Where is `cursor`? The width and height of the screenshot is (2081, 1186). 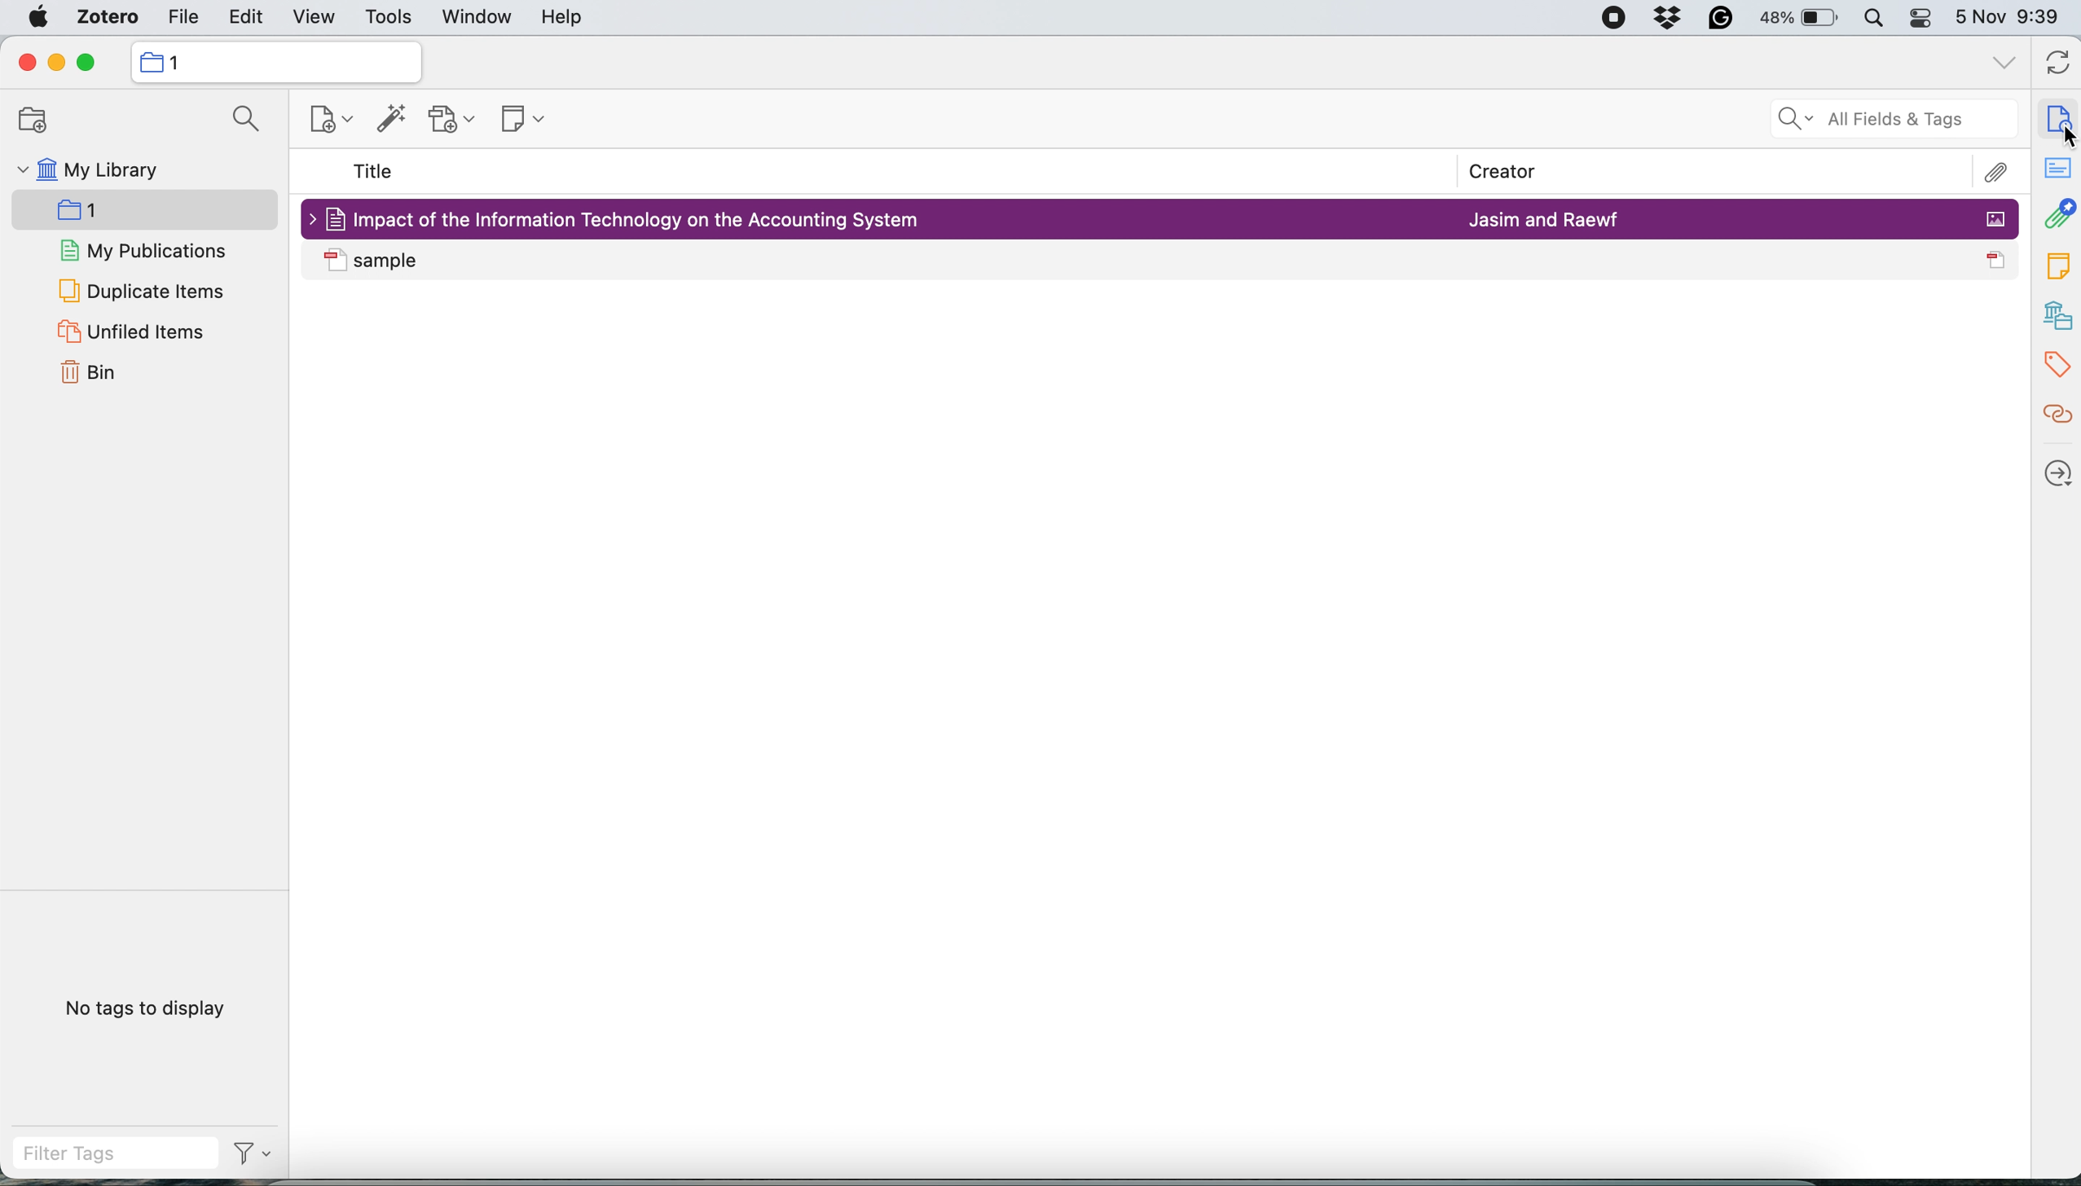 cursor is located at coordinates (2066, 135).